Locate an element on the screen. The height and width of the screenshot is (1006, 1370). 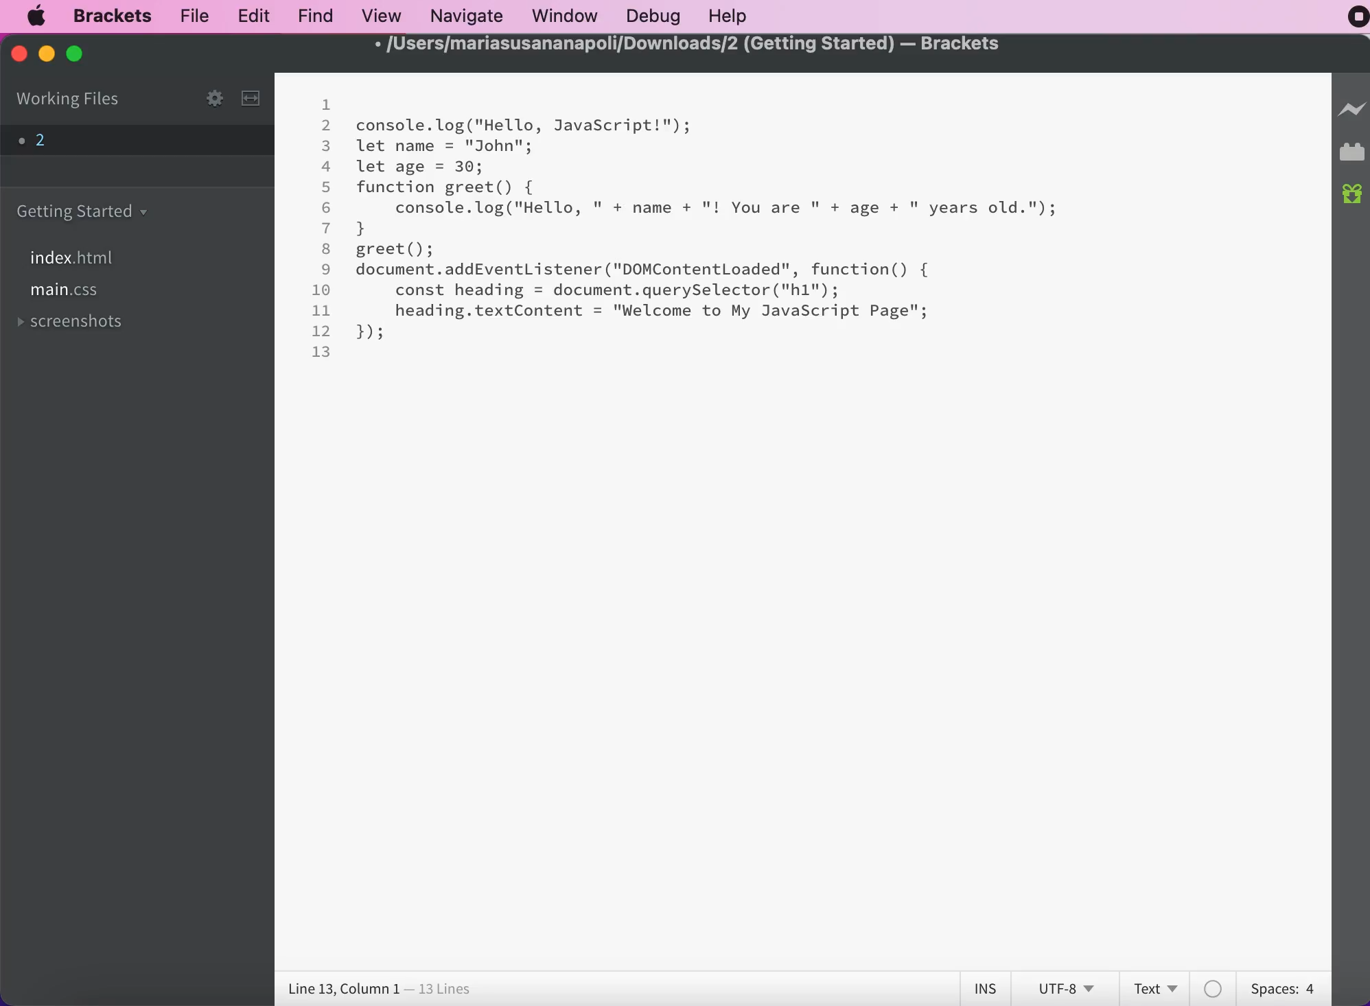
utf-8 is located at coordinates (1065, 986).